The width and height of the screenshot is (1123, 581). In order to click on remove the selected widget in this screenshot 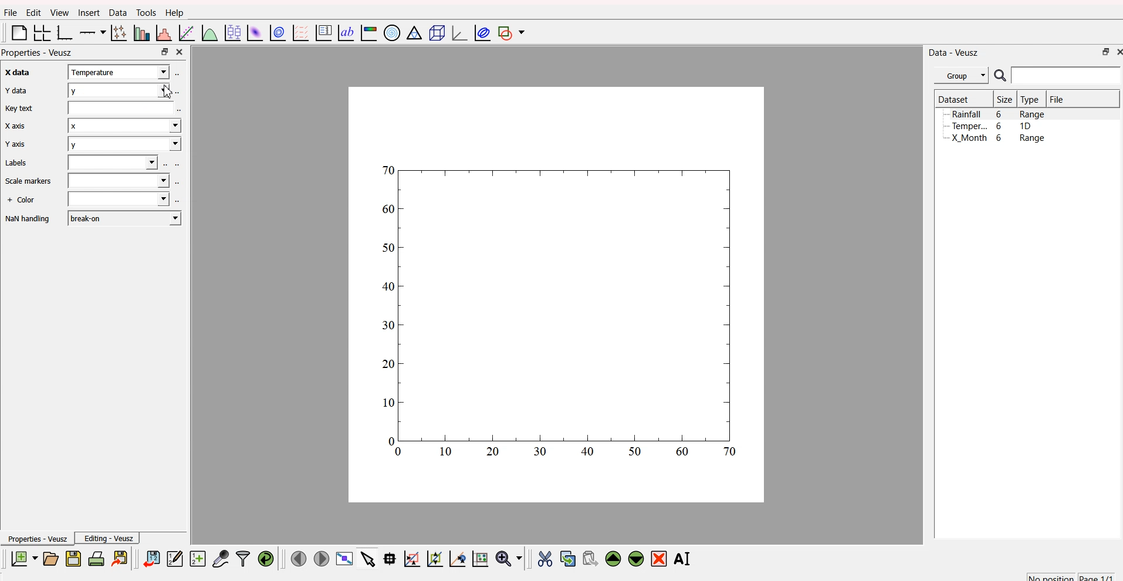, I will do `click(659, 559)`.